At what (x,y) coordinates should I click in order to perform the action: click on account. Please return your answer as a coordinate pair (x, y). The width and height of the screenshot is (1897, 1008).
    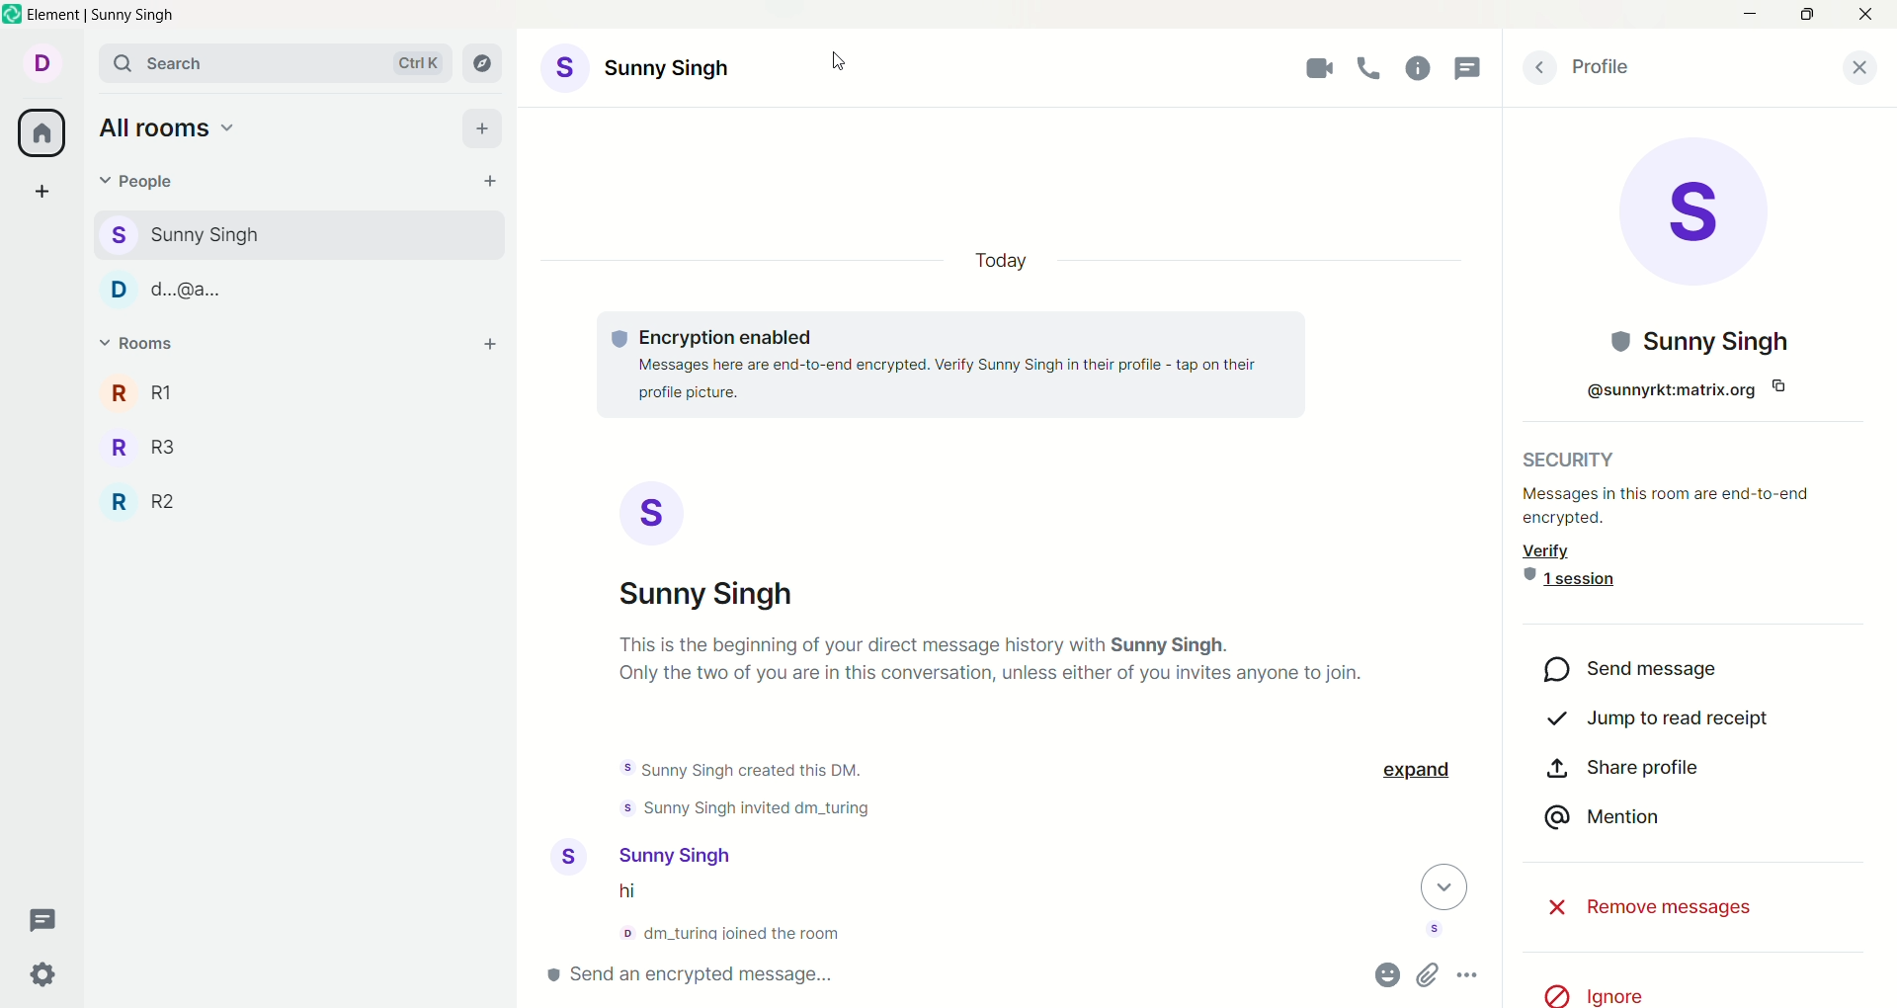
    Looking at the image, I should click on (716, 546).